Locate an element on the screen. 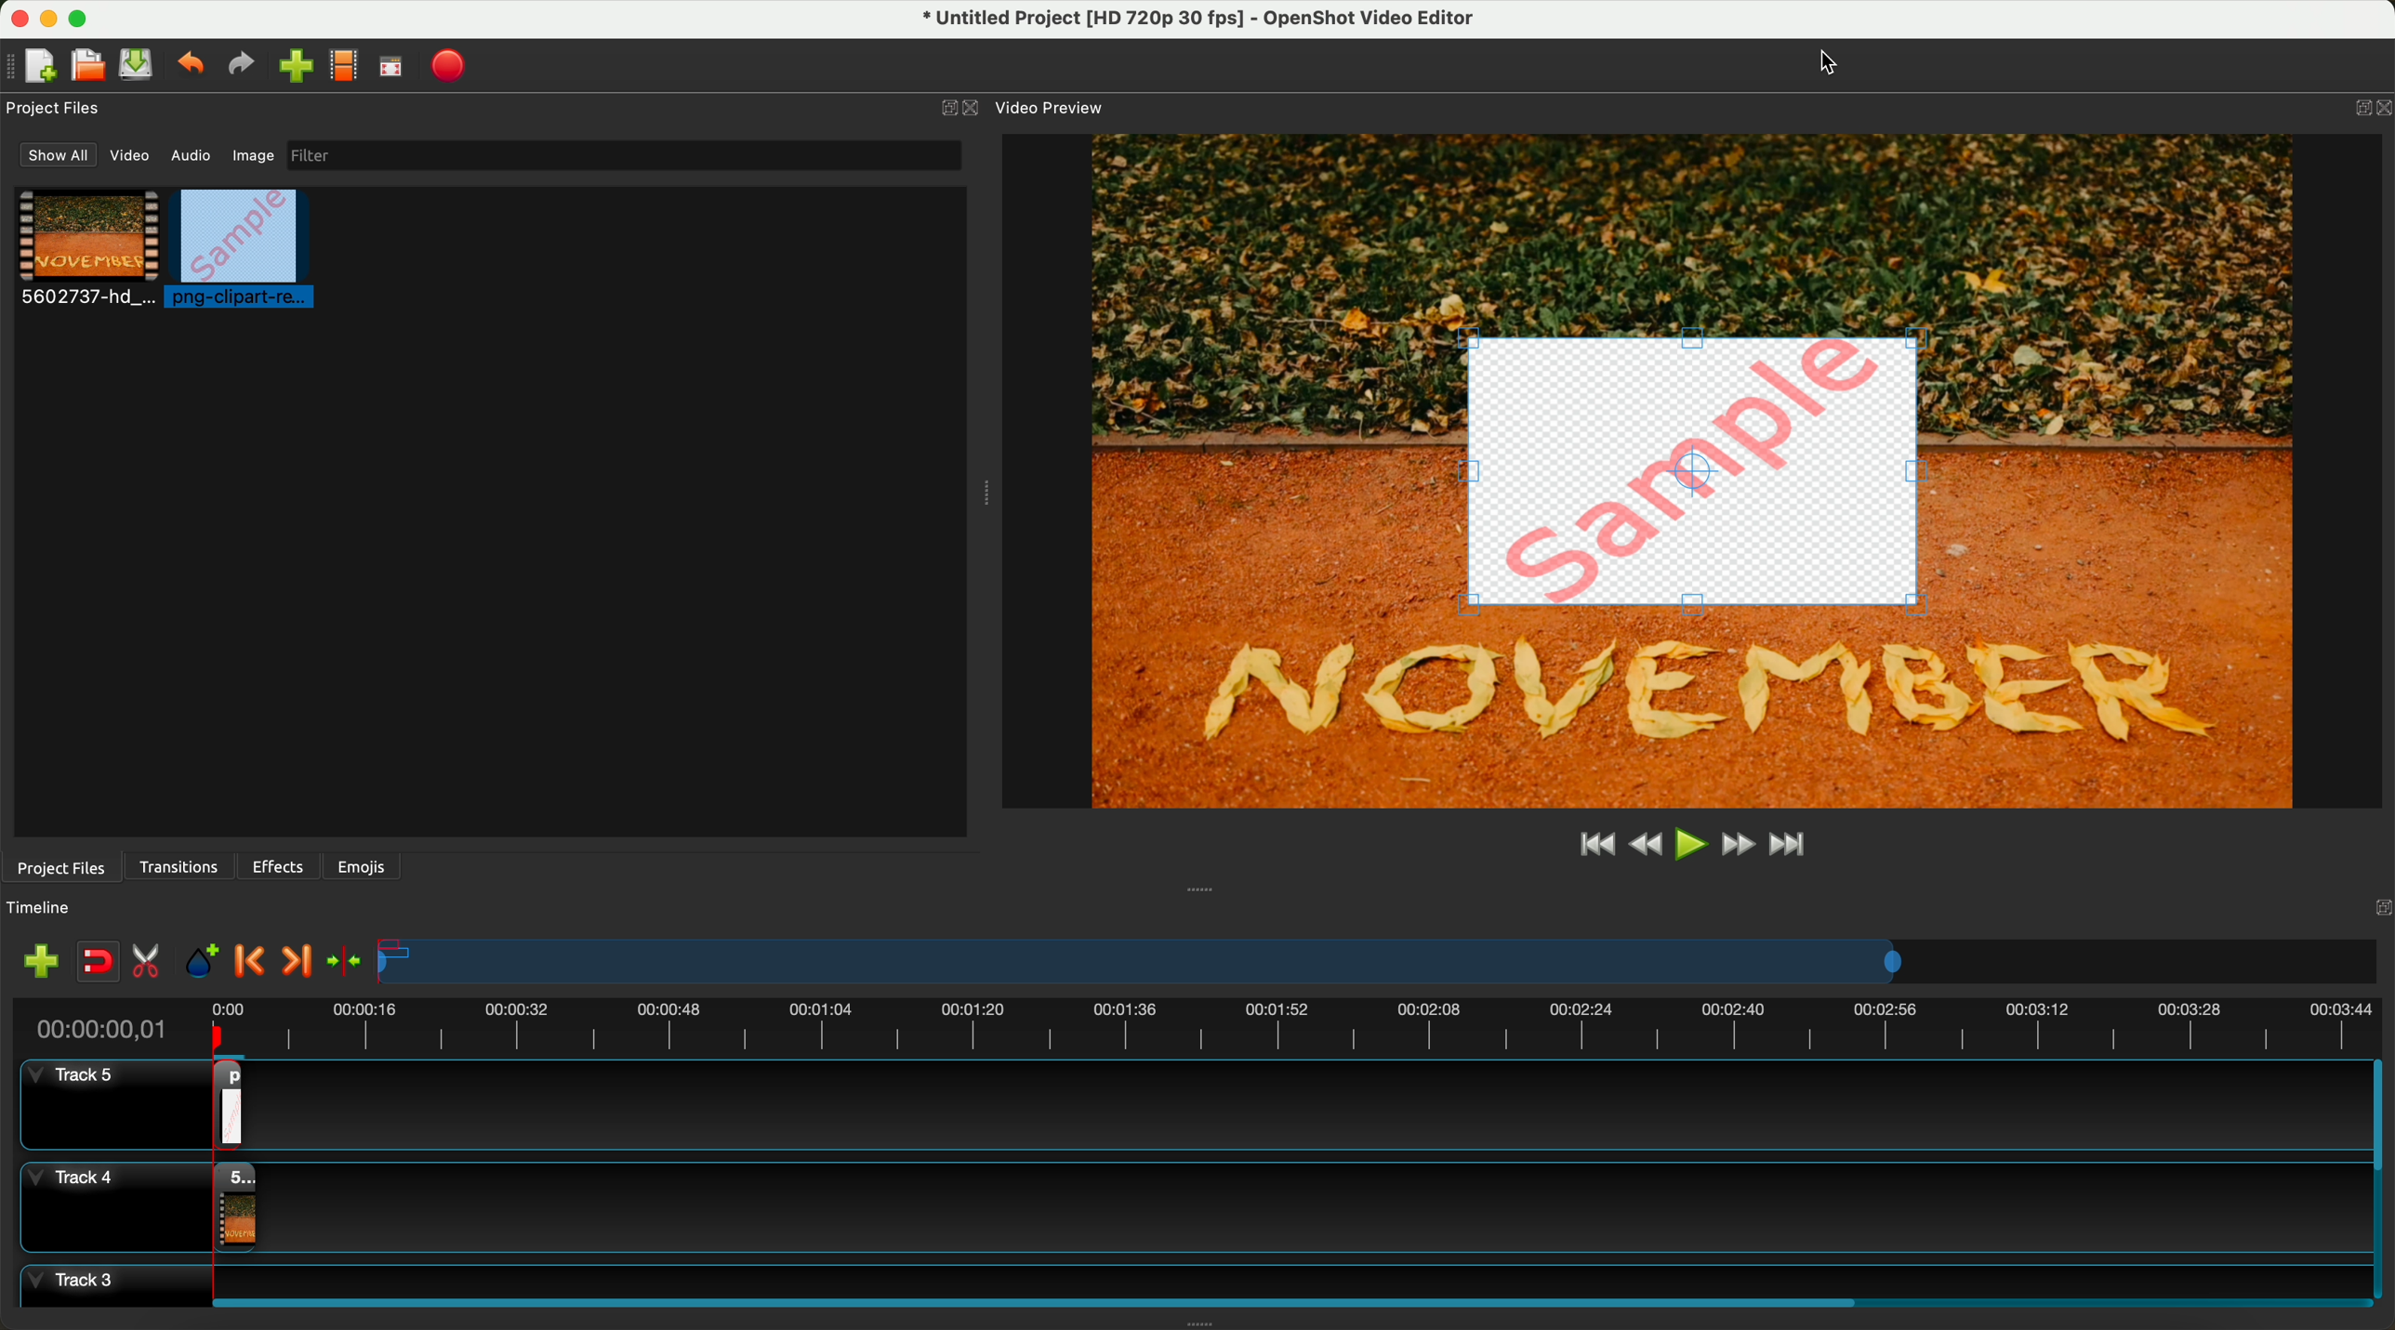  open project is located at coordinates (86, 67).